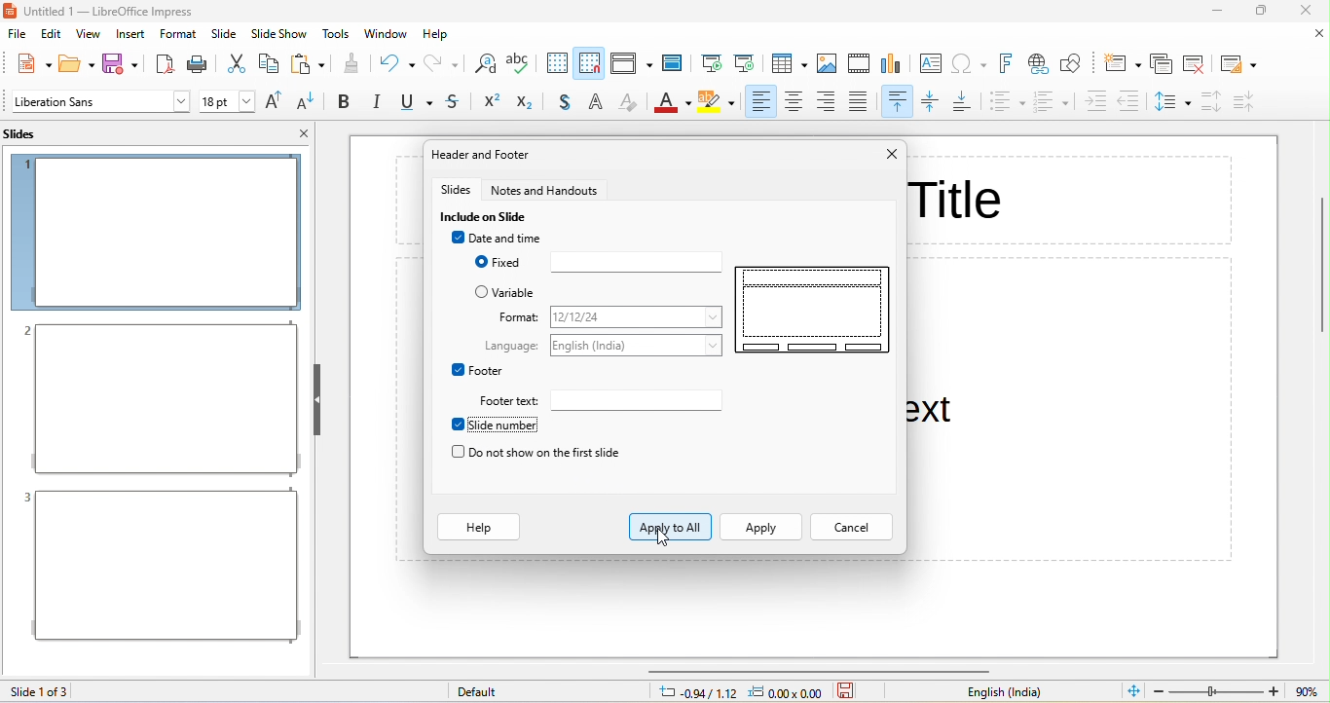  Describe the element at coordinates (1095, 102) in the screenshot. I see `increase indent` at that location.